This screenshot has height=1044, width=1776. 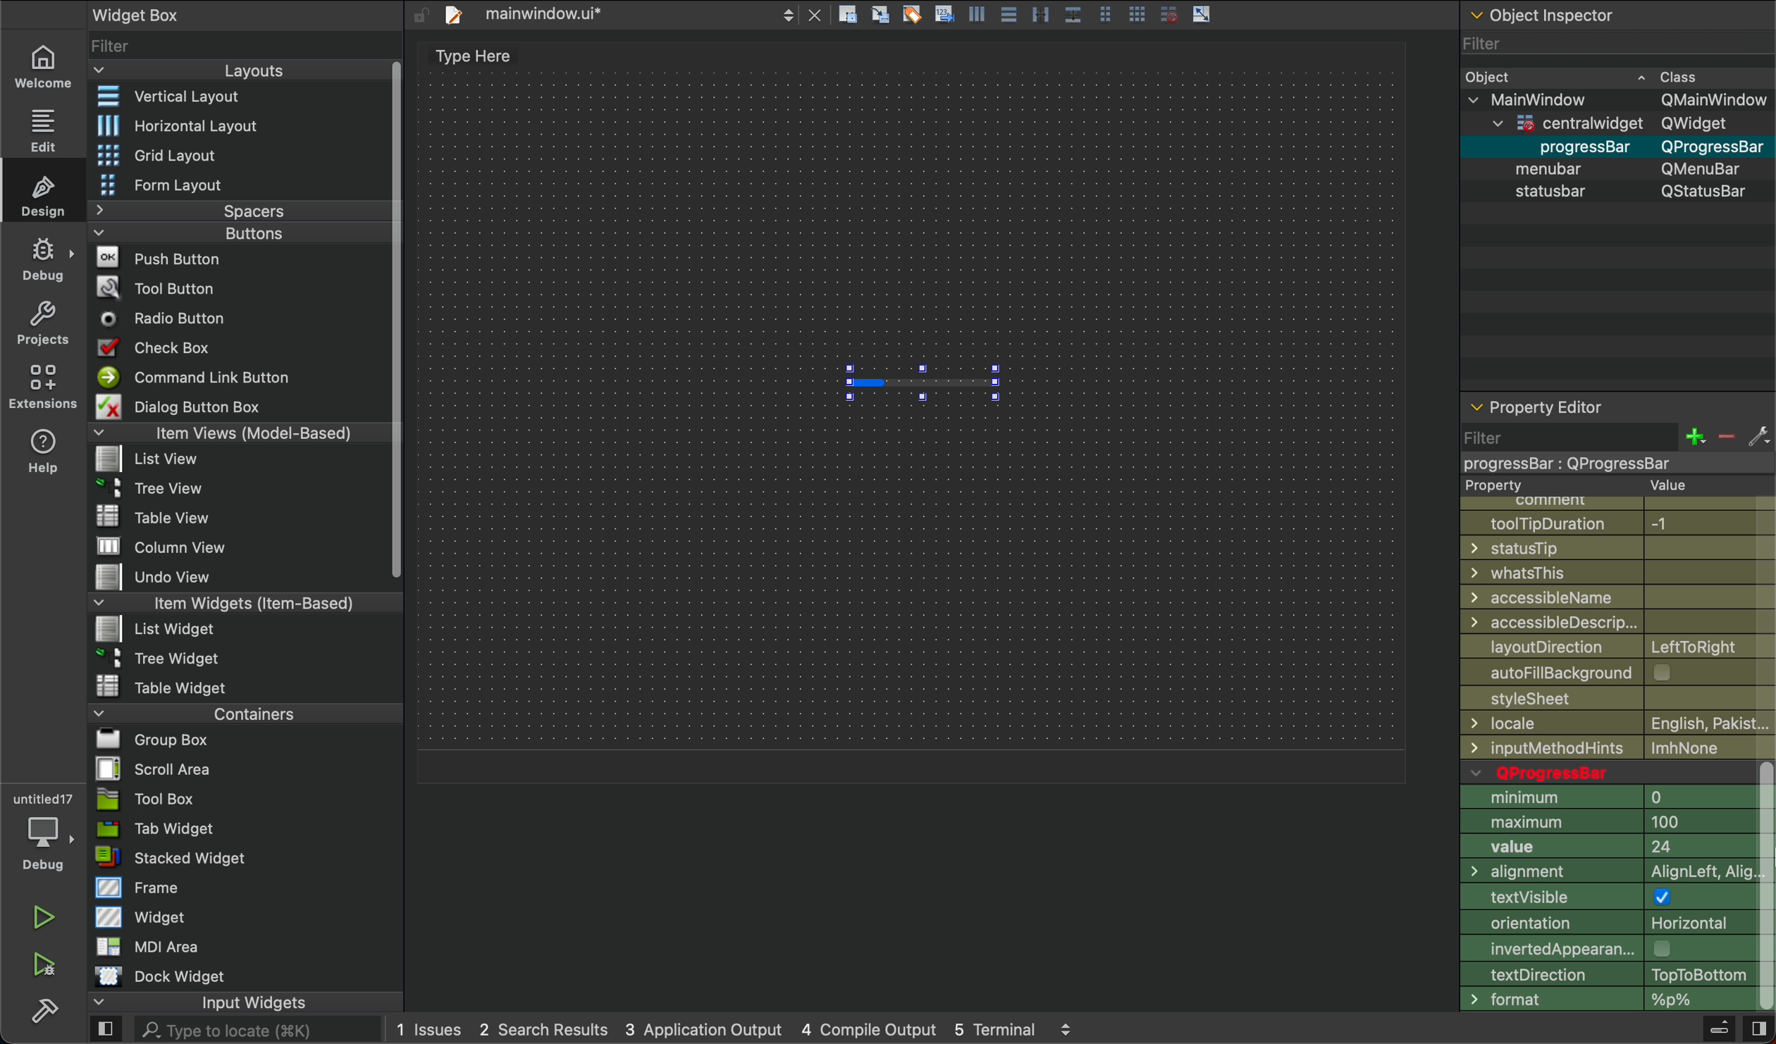 What do you see at coordinates (1624, 673) in the screenshot?
I see `autofill` at bounding box center [1624, 673].